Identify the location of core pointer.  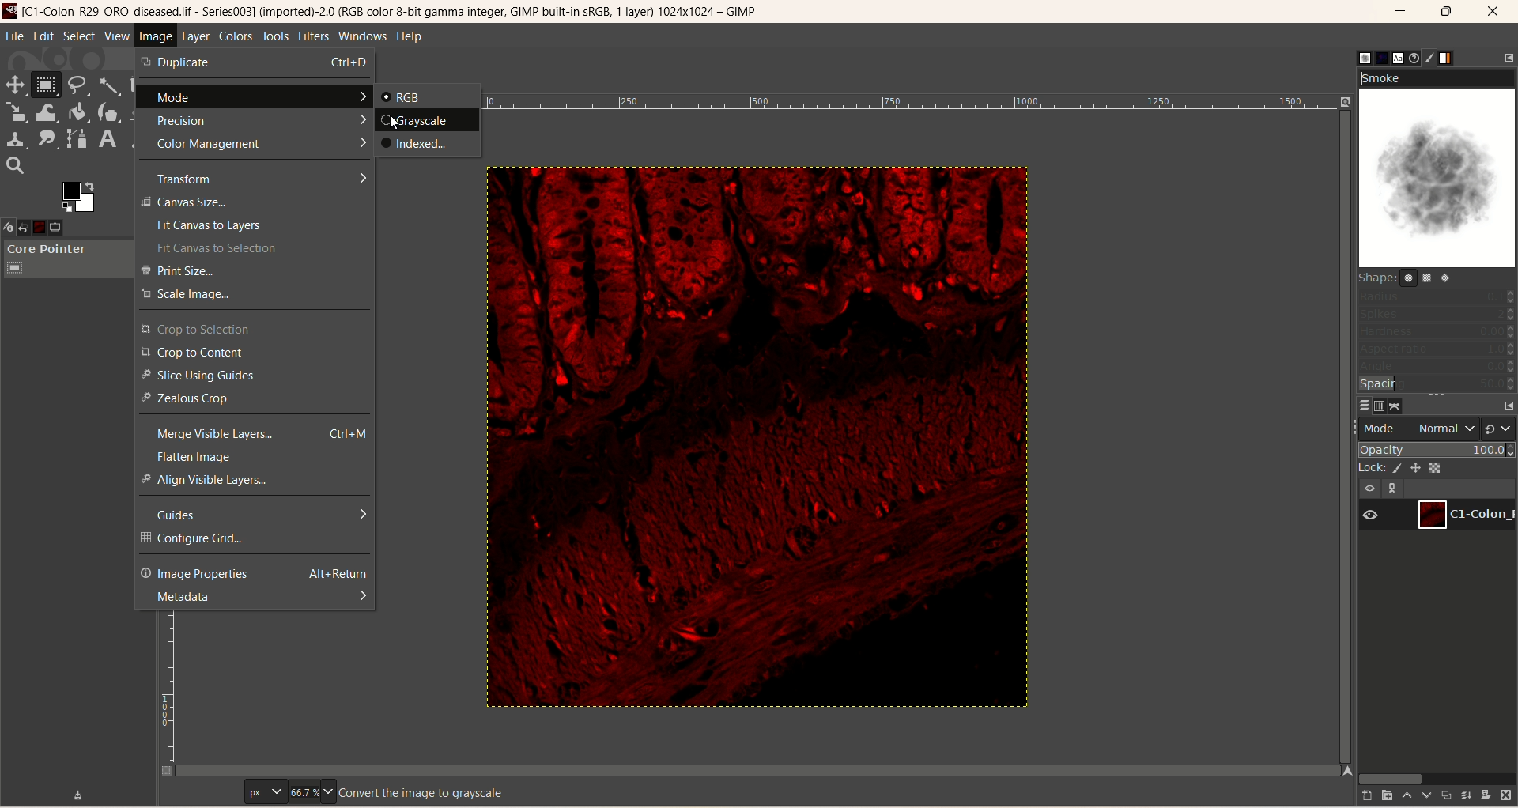
(62, 260).